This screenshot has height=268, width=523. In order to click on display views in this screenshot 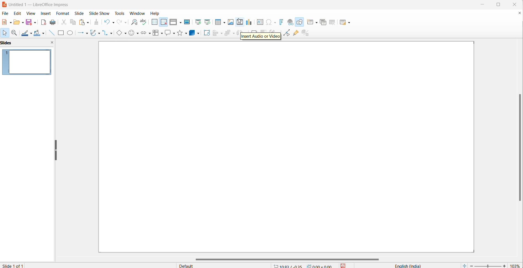, I will do `click(173, 22)`.